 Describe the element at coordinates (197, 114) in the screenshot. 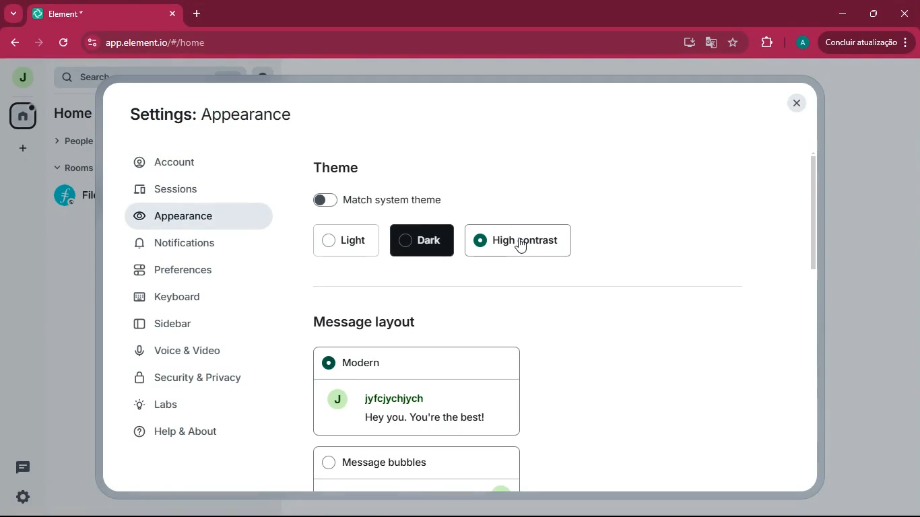

I see `Settings: Account` at that location.